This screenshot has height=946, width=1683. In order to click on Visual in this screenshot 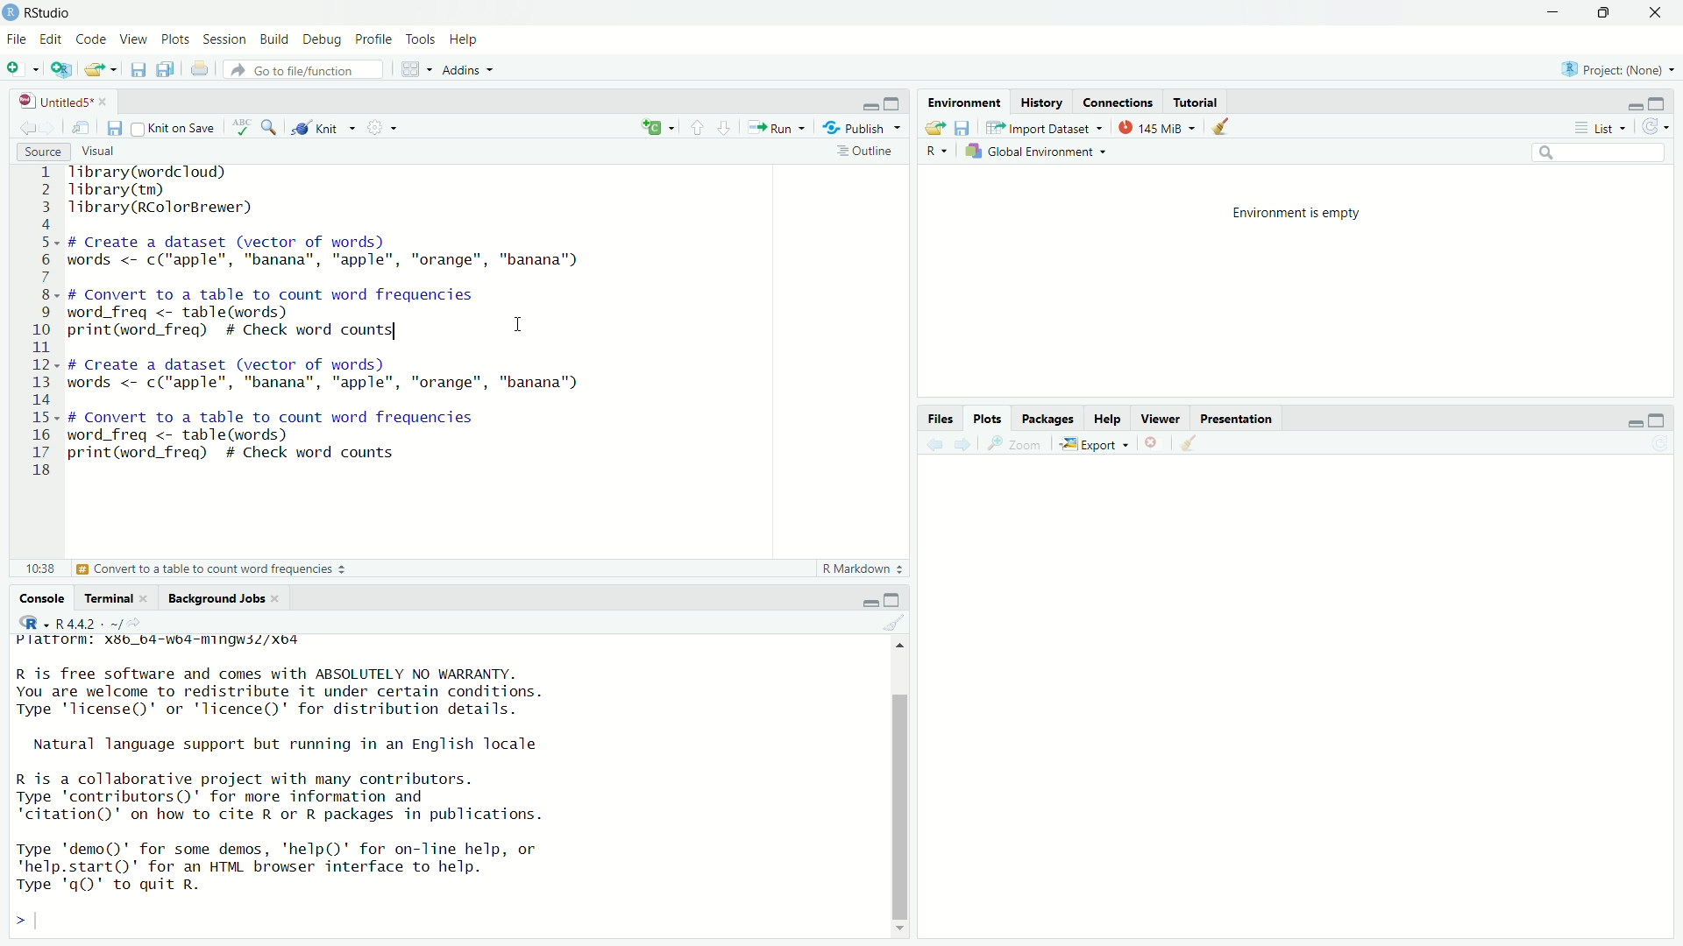, I will do `click(103, 152)`.